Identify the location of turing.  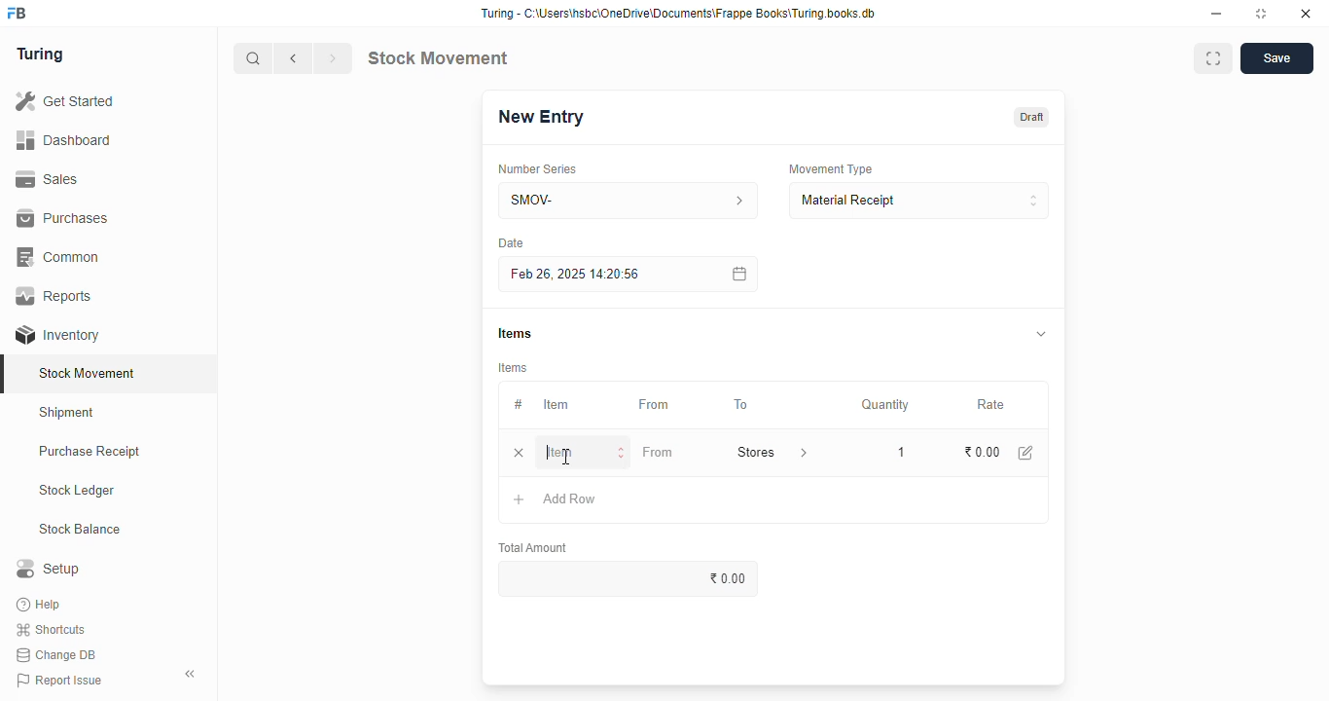
(41, 55).